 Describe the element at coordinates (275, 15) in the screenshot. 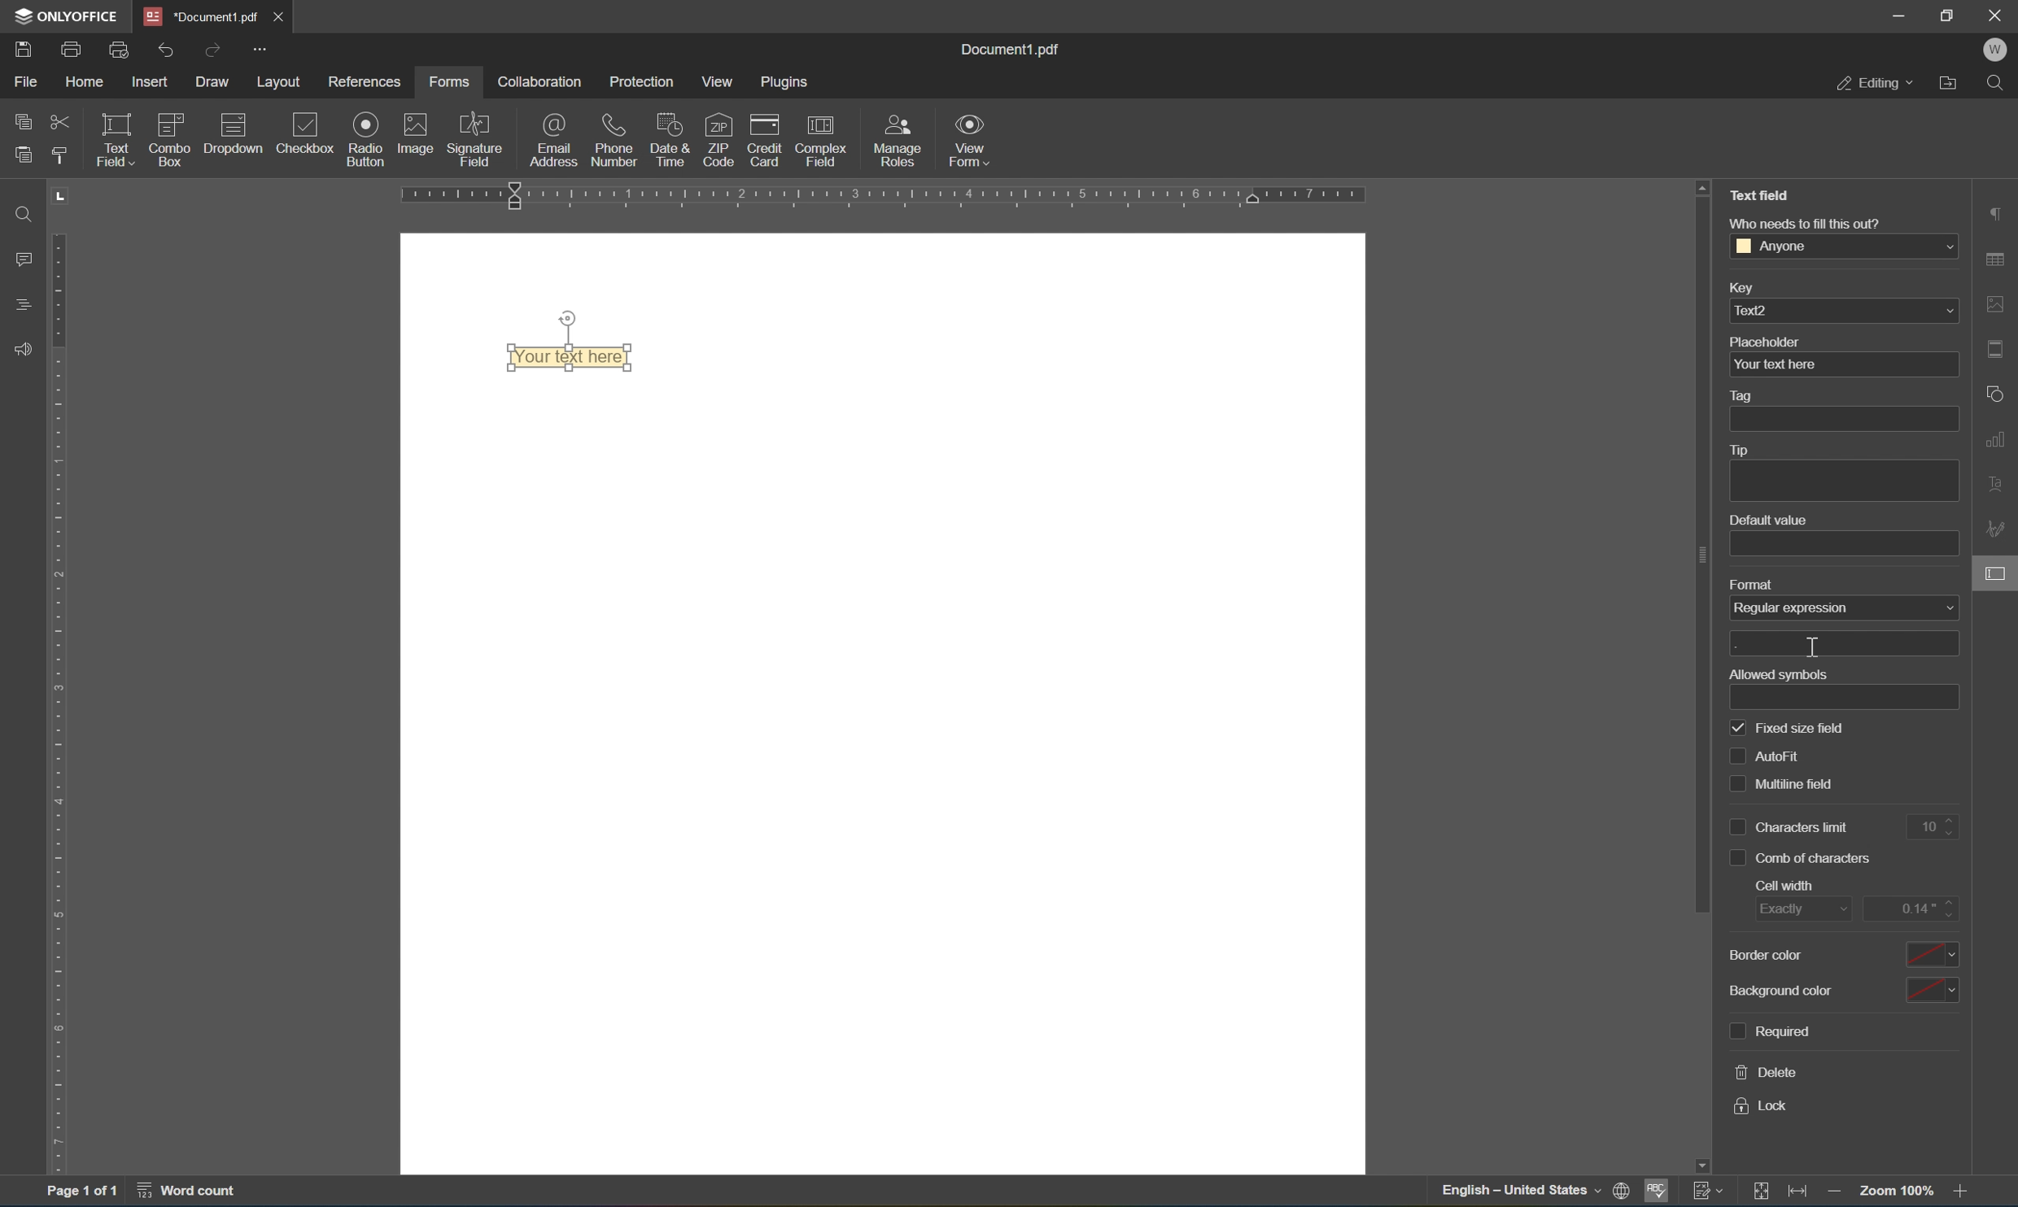

I see `close` at that location.